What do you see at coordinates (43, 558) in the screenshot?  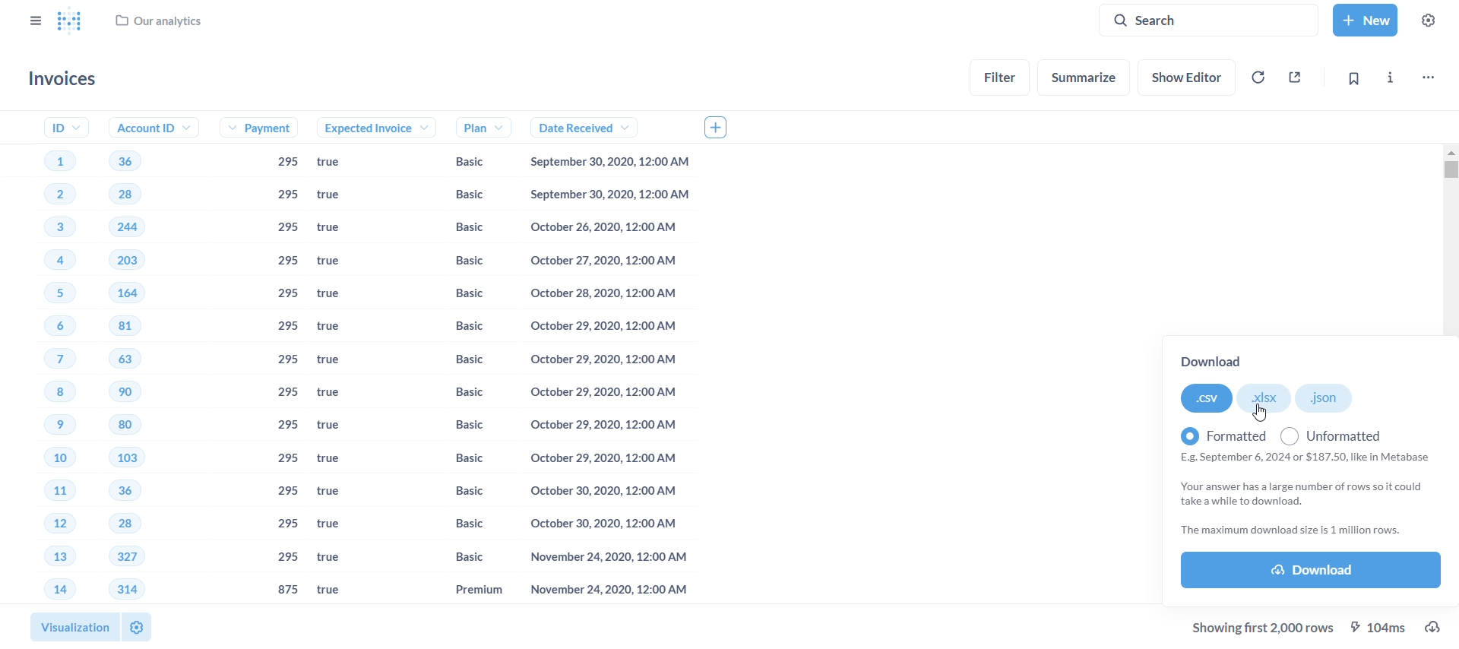 I see `13` at bounding box center [43, 558].